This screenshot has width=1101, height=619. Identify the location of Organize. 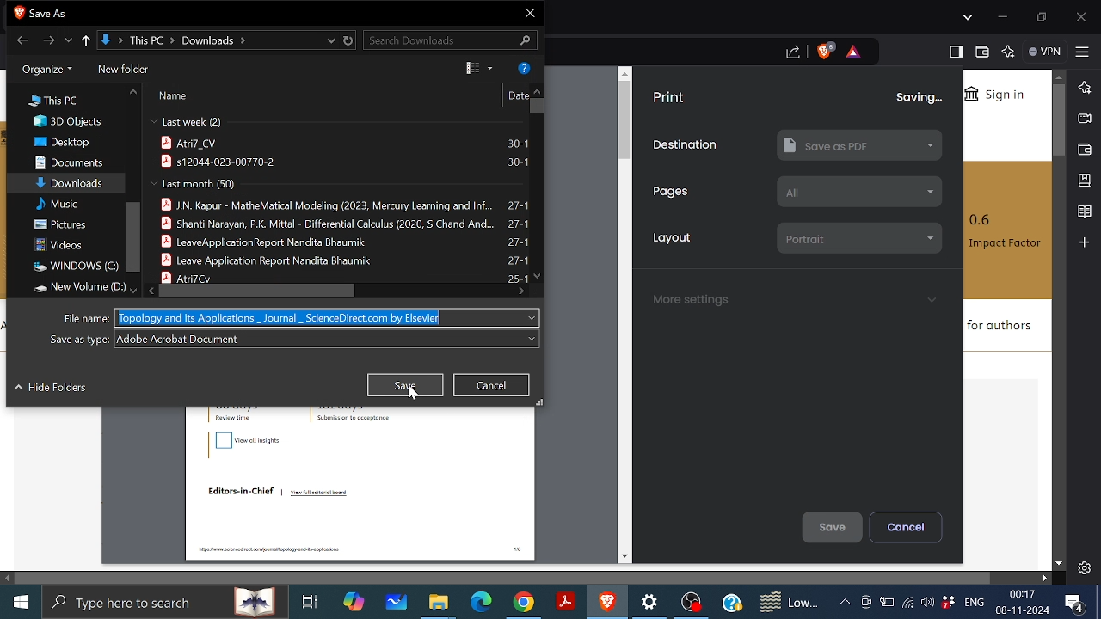
(47, 70).